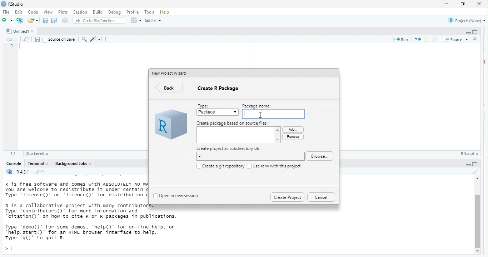 The height and width of the screenshot is (257, 488). I want to click on checkbox, so click(249, 166).